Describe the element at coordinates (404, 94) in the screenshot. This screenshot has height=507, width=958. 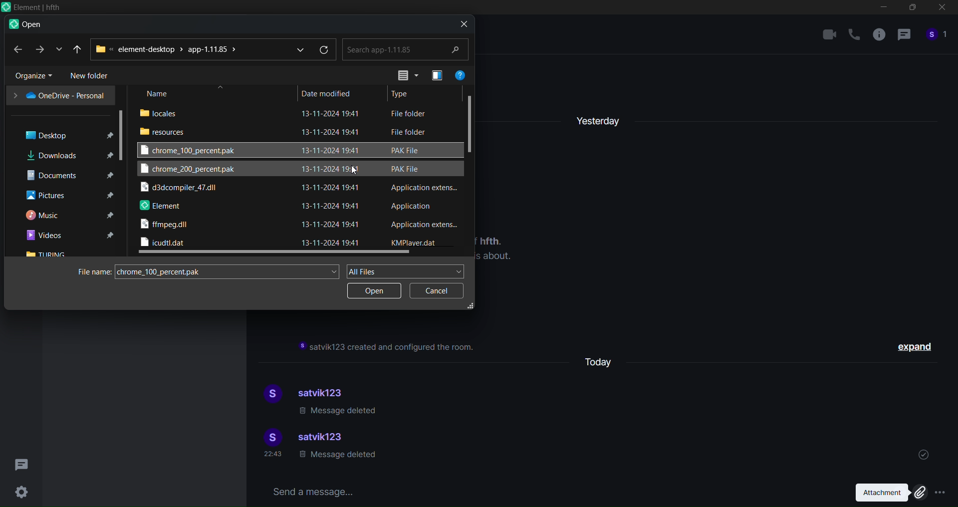
I see `type` at that location.